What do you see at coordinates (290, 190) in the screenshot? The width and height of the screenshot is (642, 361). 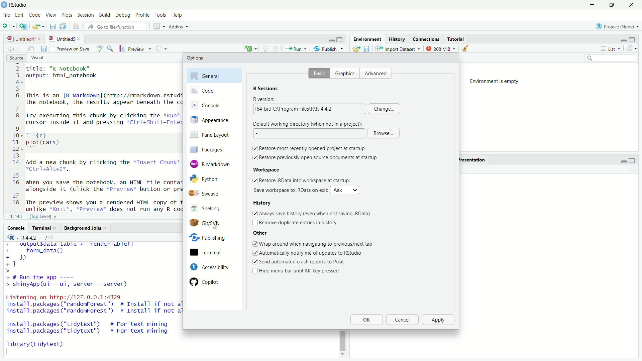 I see `Save workspace to .RData on exit:` at bounding box center [290, 190].